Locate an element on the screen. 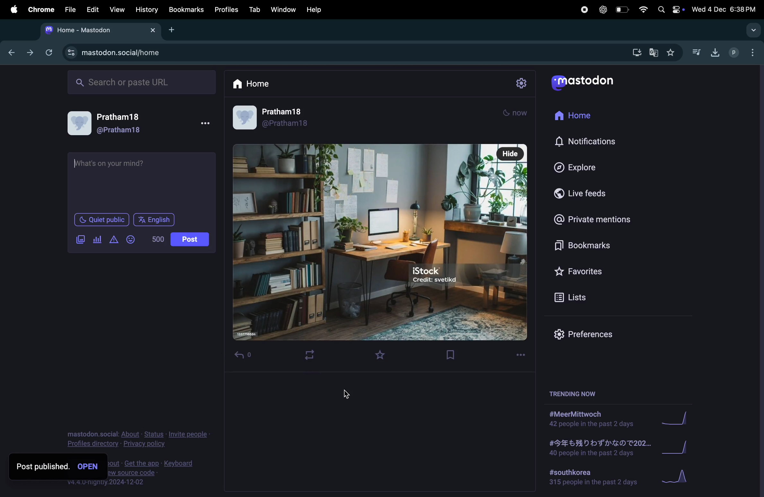  refresh is located at coordinates (49, 52).